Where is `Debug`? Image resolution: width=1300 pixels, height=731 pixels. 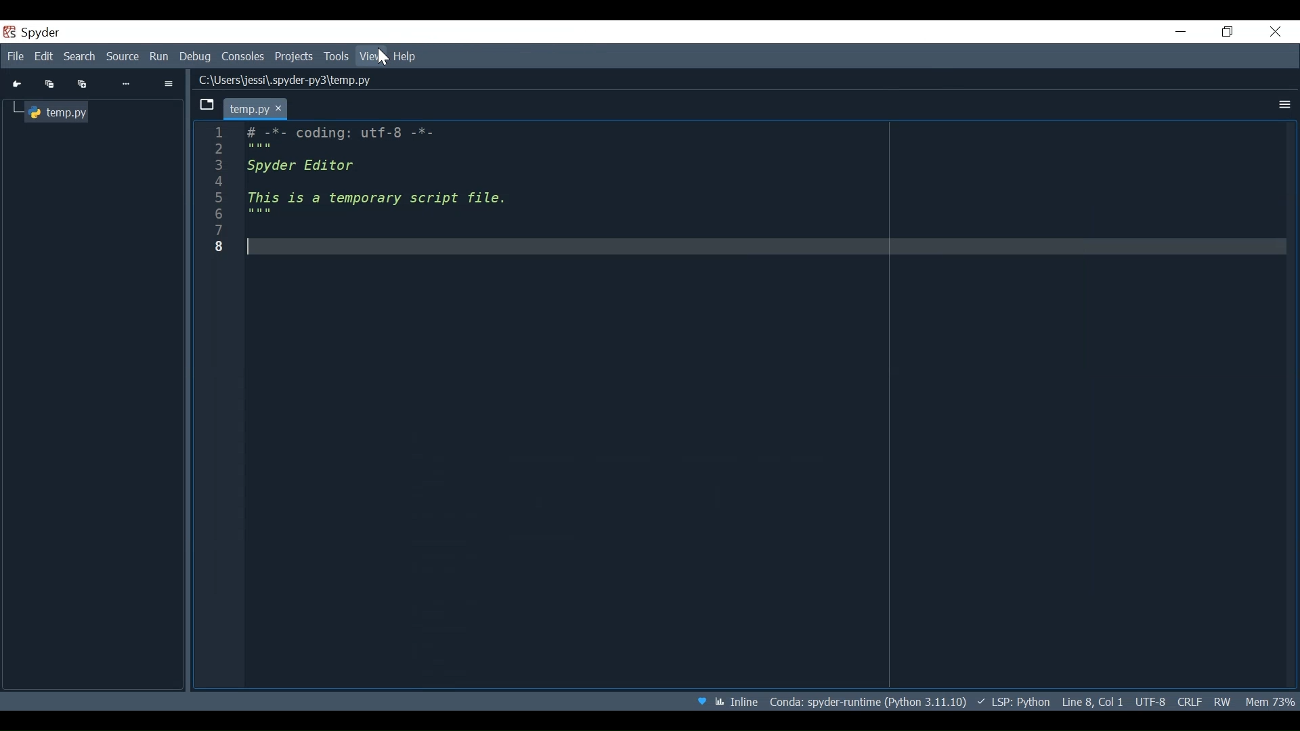 Debug is located at coordinates (196, 56).